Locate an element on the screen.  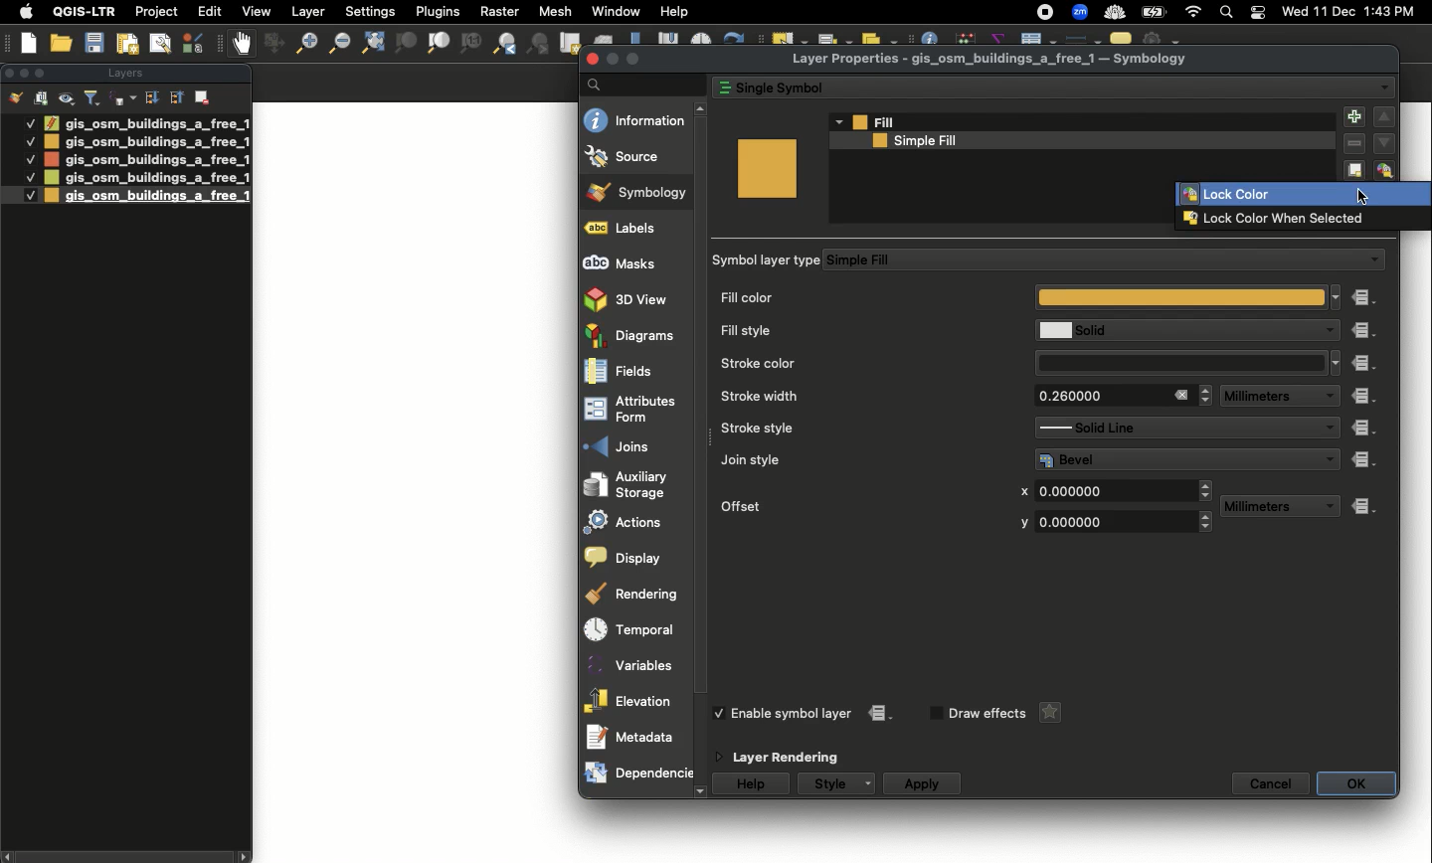
Help is located at coordinates (753, 784).